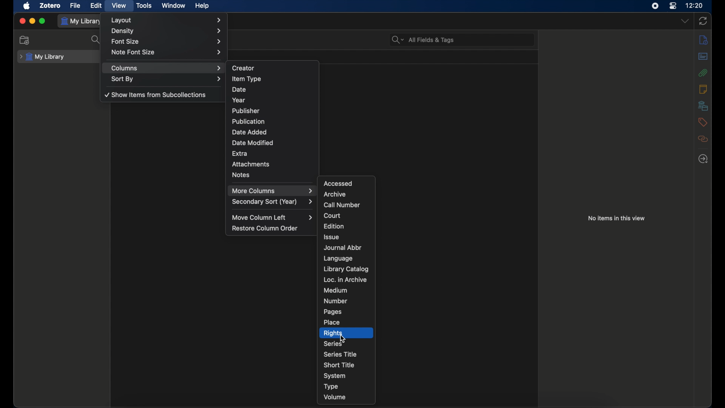 The width and height of the screenshot is (725, 408). What do you see at coordinates (335, 397) in the screenshot?
I see `volume` at bounding box center [335, 397].